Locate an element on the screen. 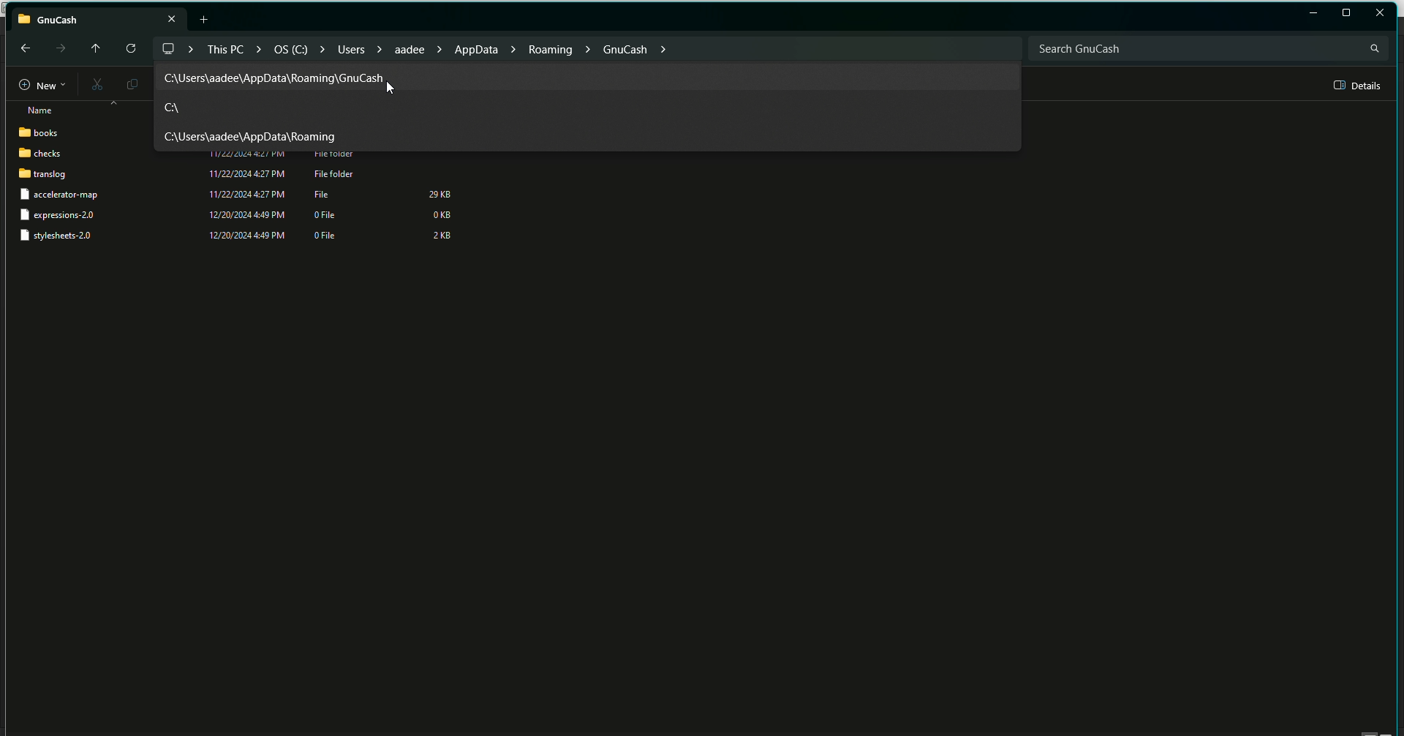 This screenshot has width=1404, height=736. expressions is located at coordinates (62, 214).